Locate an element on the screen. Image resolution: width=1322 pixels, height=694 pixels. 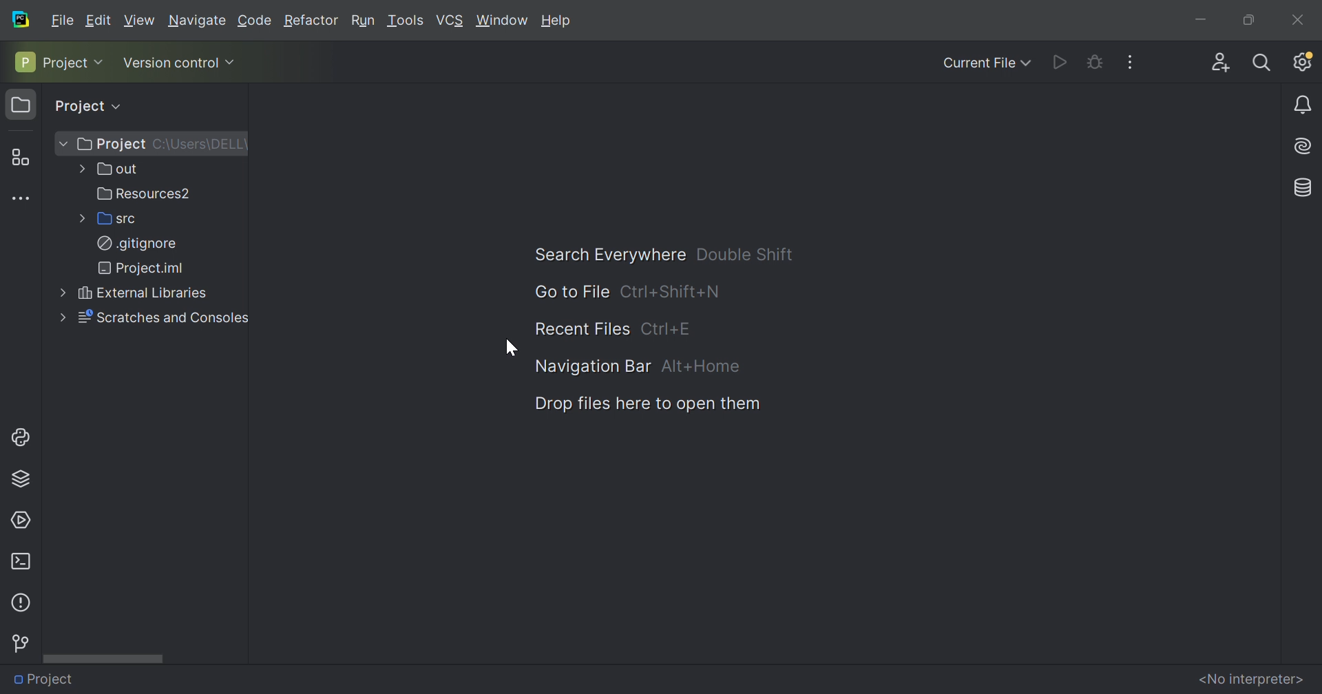
Scratches and Consoles is located at coordinates (160, 317).